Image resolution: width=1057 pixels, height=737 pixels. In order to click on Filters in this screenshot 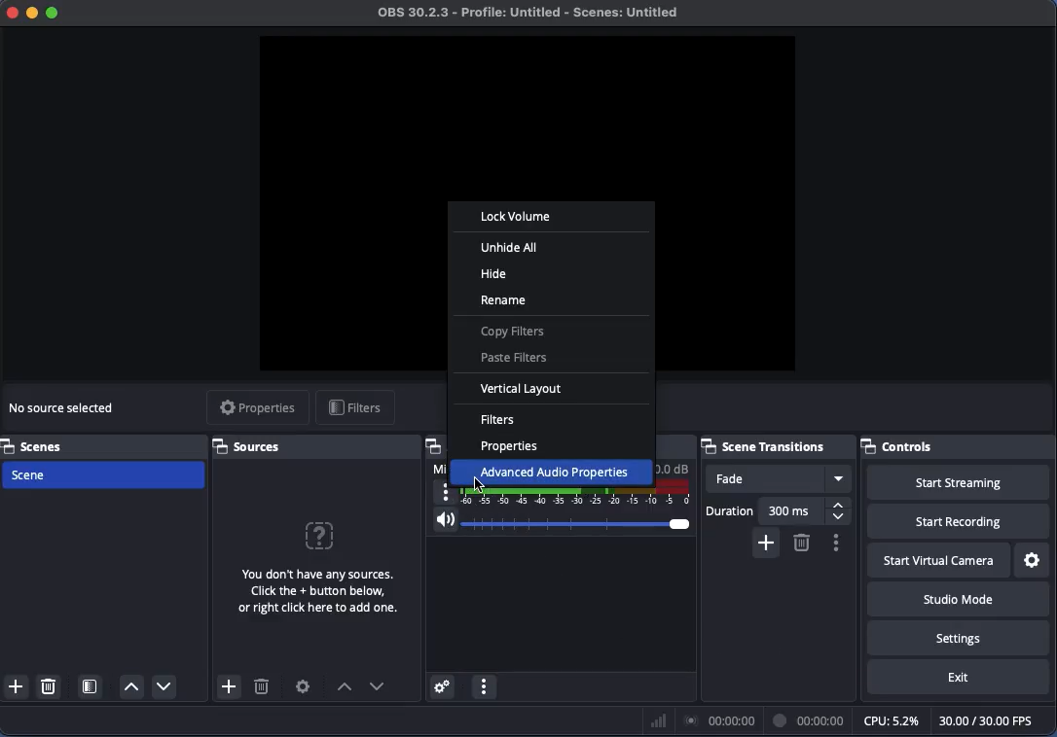, I will do `click(498, 419)`.